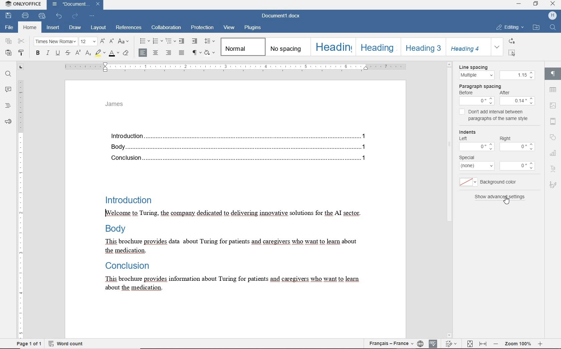  I want to click on draw, so click(75, 28).